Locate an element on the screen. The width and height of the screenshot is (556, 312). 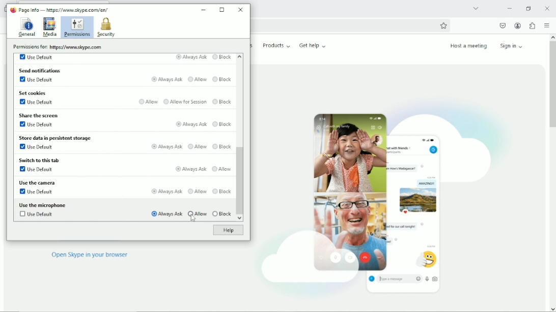
Always Ask is located at coordinates (191, 57).